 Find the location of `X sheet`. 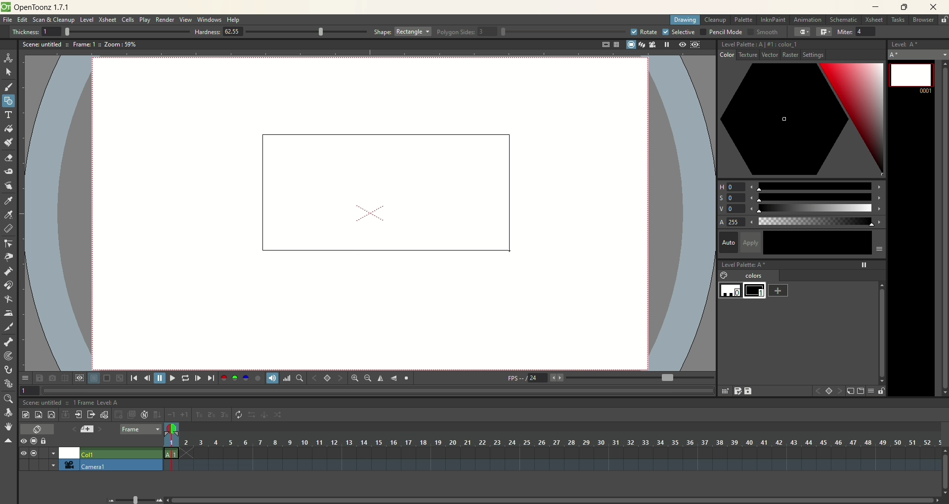

X sheet is located at coordinates (875, 20).